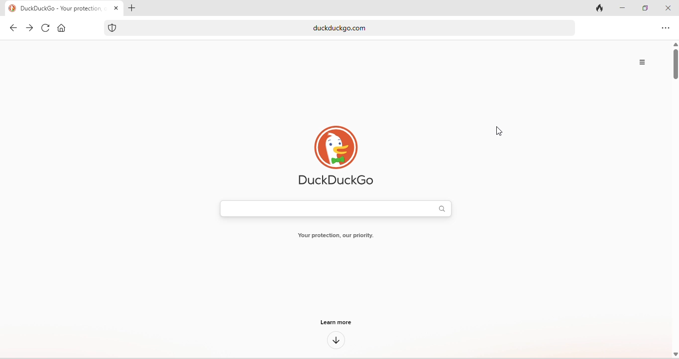 Image resolution: width=679 pixels, height=359 pixels. I want to click on back, so click(10, 28).